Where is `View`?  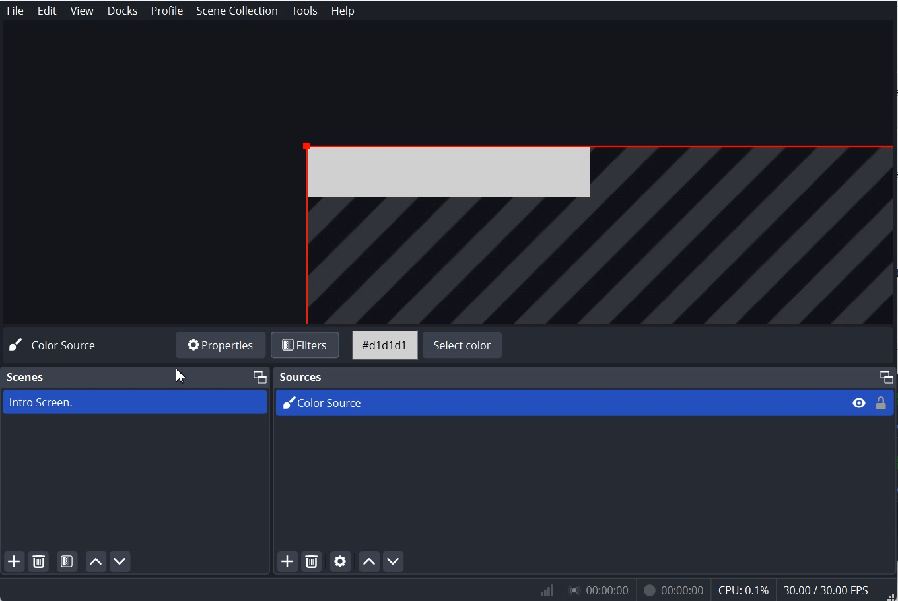 View is located at coordinates (83, 11).